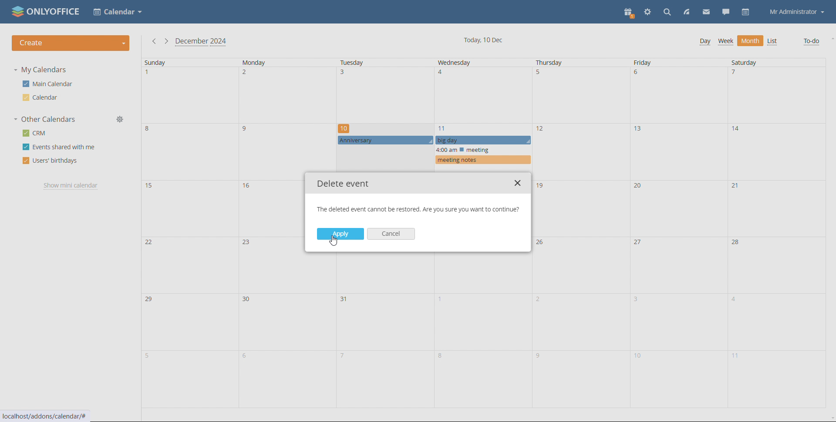  Describe the element at coordinates (270, 233) in the screenshot. I see `Monday` at that location.